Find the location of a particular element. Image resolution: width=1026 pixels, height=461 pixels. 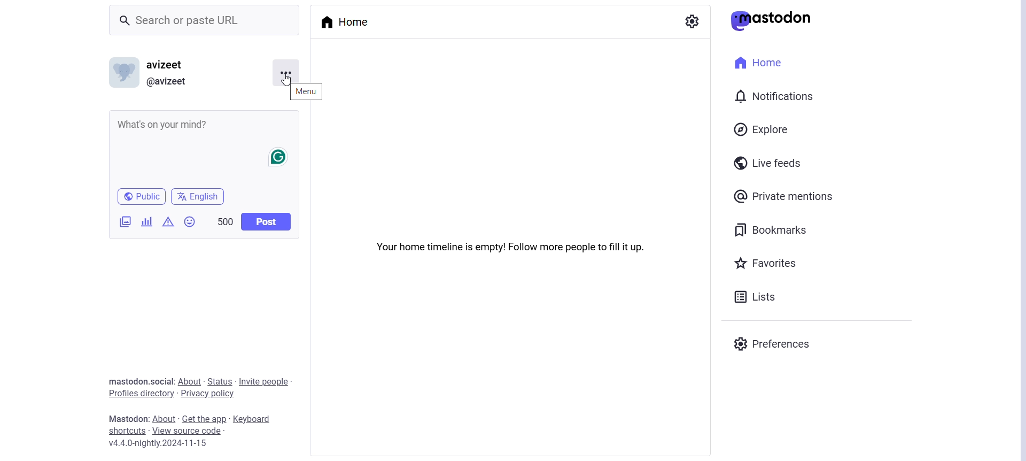

Grammarly is located at coordinates (279, 157).